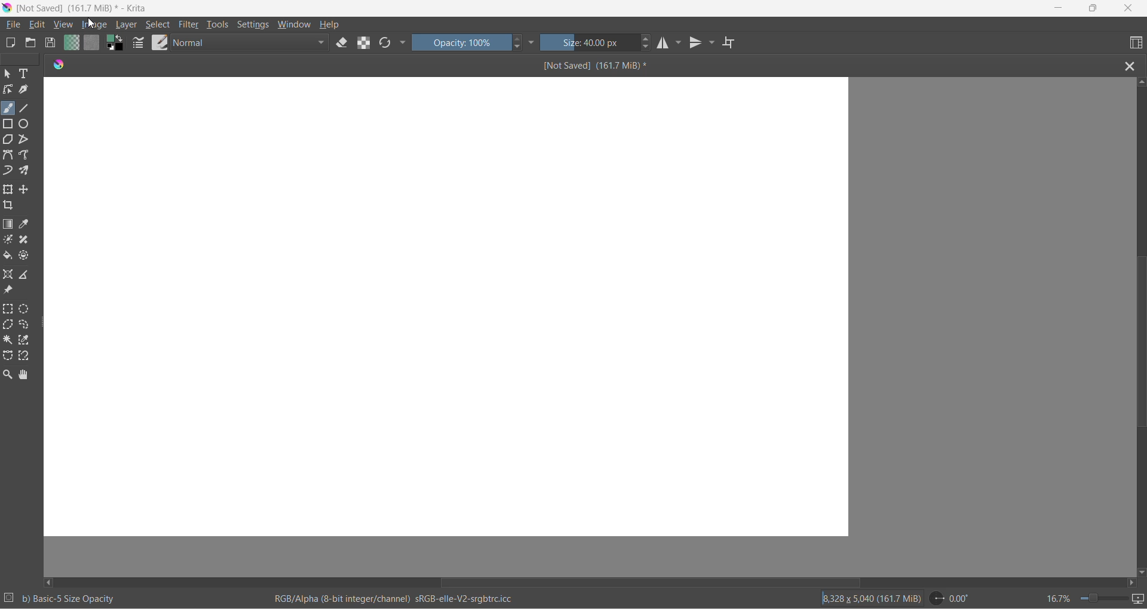  I want to click on ellipse tool, so click(28, 123).